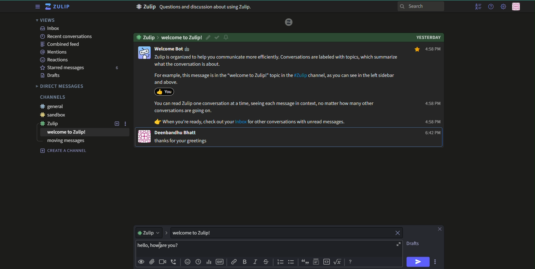 The image size is (535, 269). I want to click on preview, so click(142, 261).